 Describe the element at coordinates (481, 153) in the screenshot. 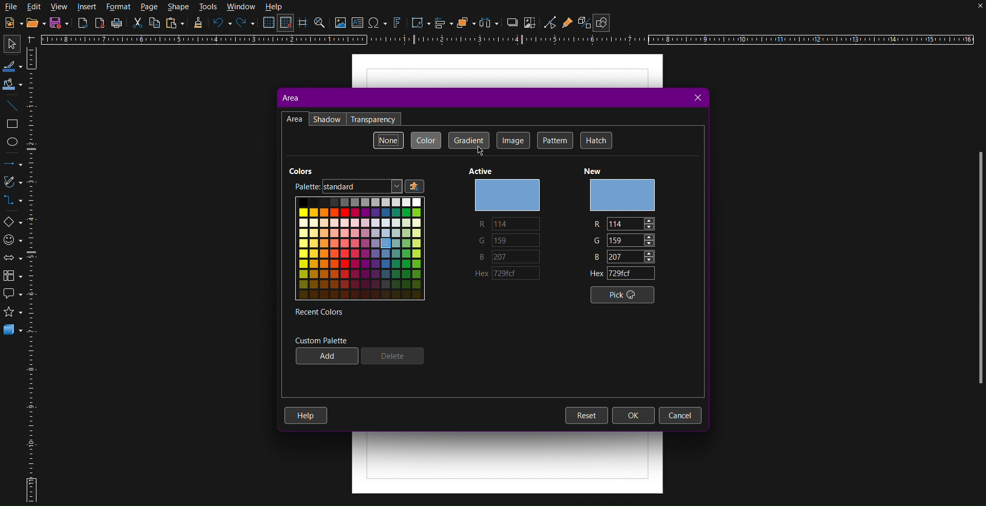

I see `Cursor` at that location.